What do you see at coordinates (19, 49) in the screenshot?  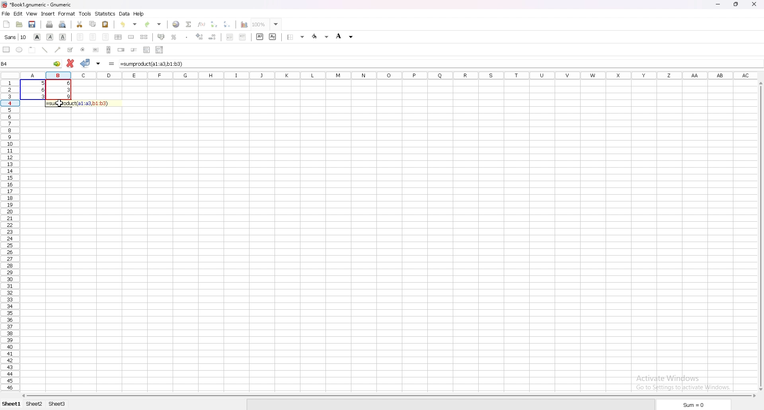 I see `ellipse` at bounding box center [19, 49].